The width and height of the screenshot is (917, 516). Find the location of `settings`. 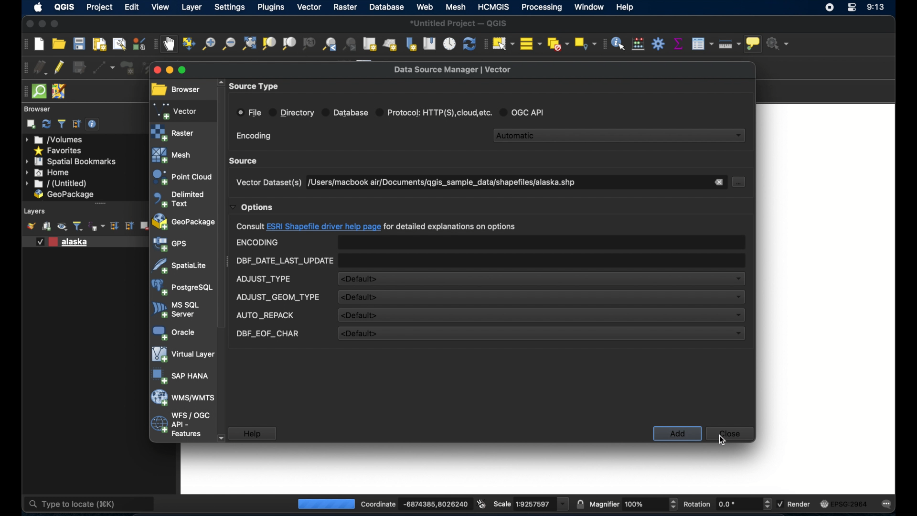

settings is located at coordinates (229, 7).